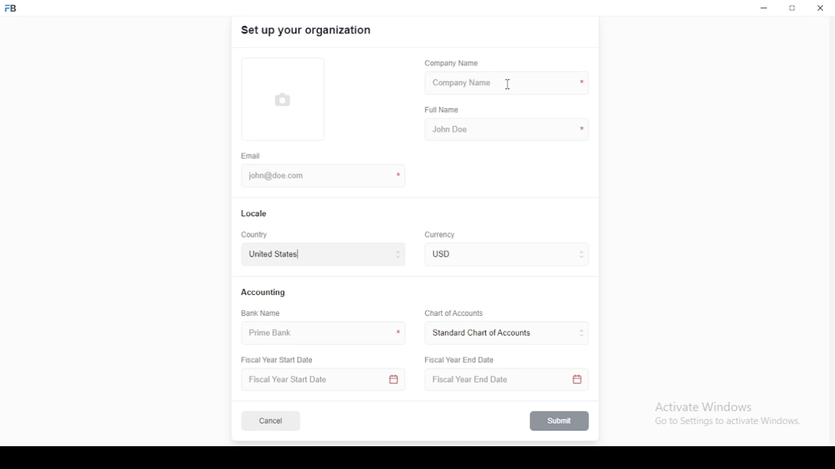 The image size is (835, 469). What do you see at coordinates (273, 255) in the screenshot?
I see `united states` at bounding box center [273, 255].